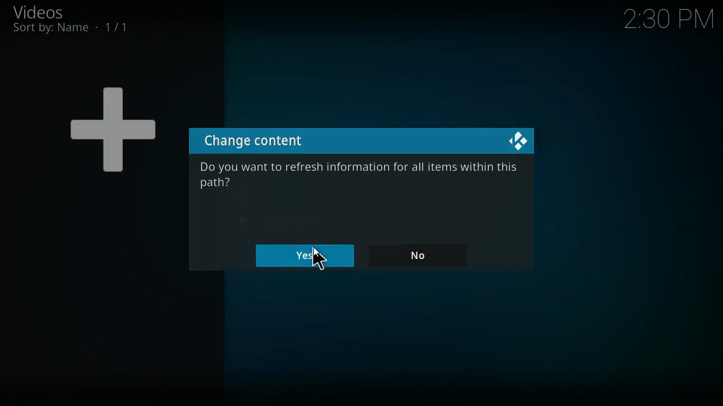 Image resolution: width=723 pixels, height=406 pixels. I want to click on  +, so click(115, 125).